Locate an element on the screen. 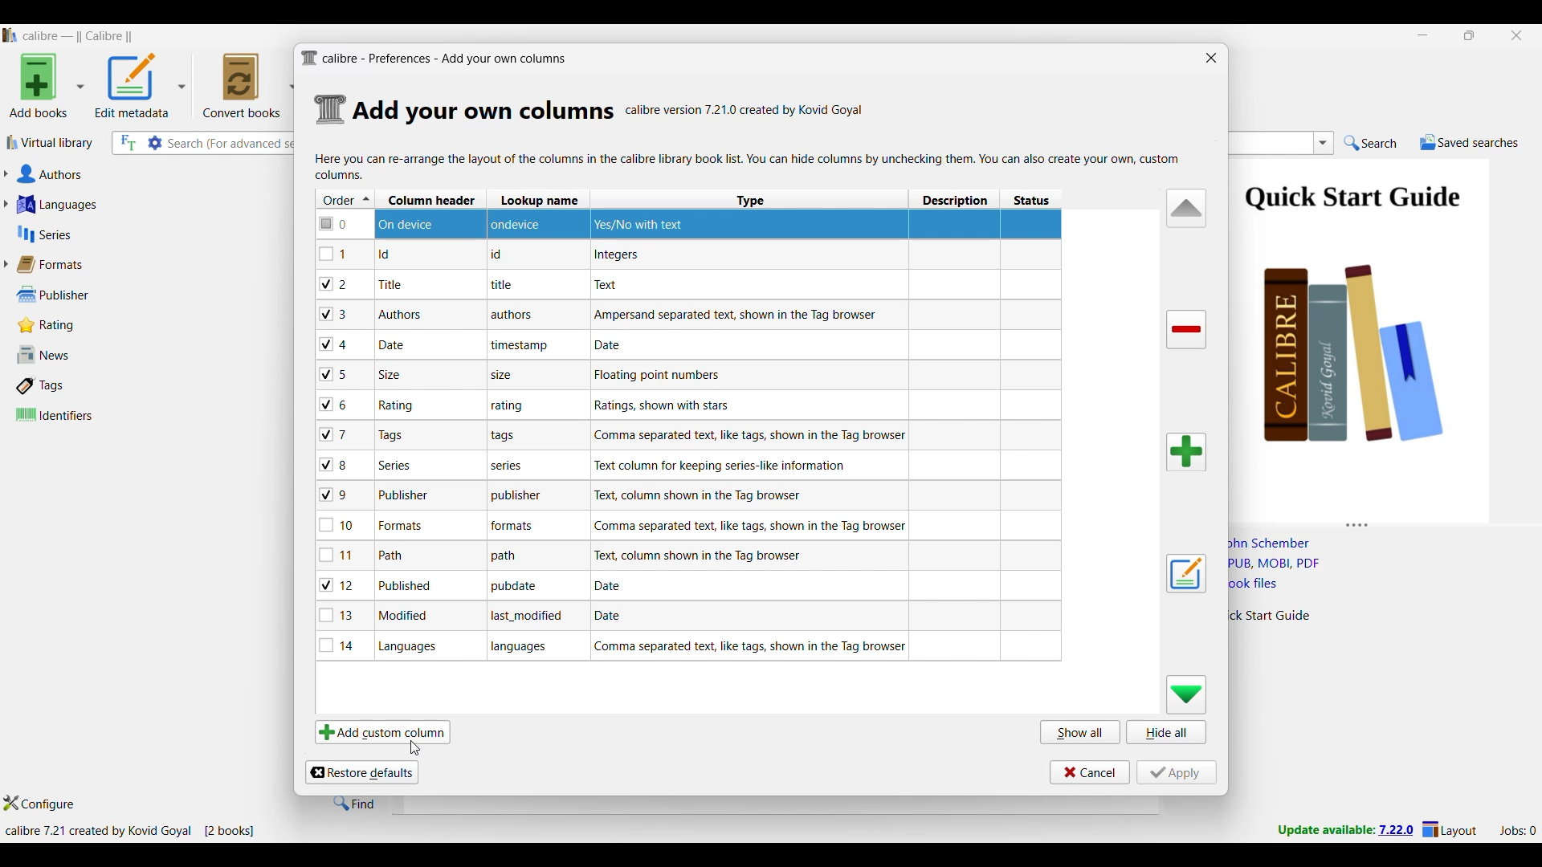 The image size is (1542, 867). Column highlighted is located at coordinates (993, 224).